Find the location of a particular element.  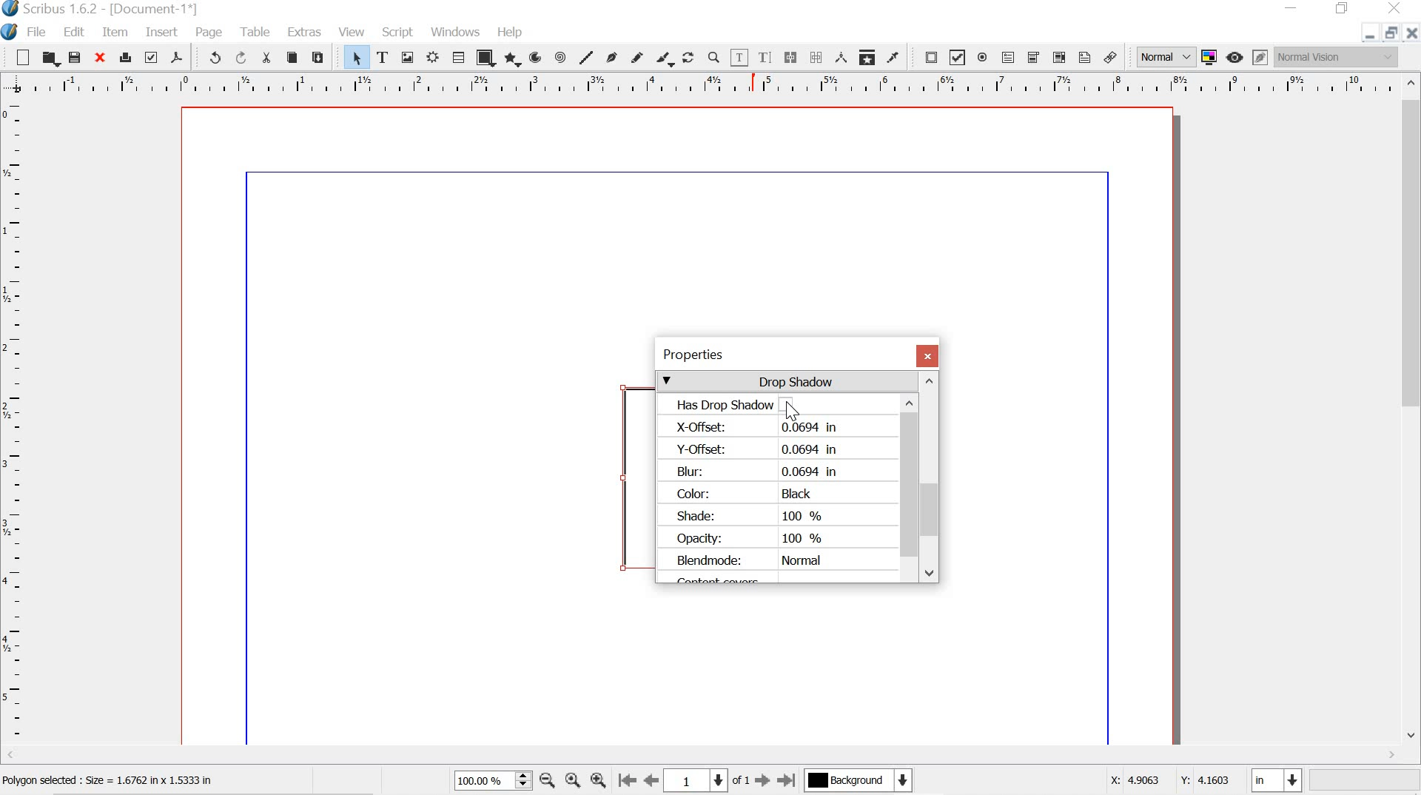

undo is located at coordinates (209, 57).